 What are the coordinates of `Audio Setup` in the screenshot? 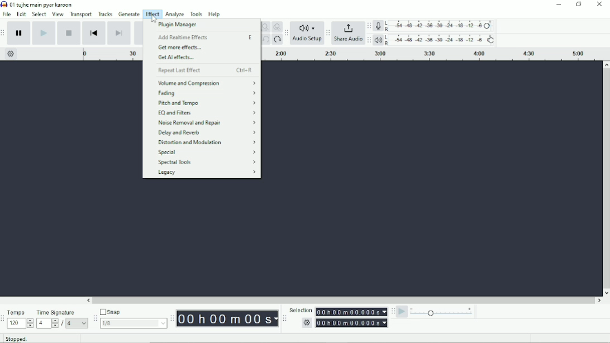 It's located at (308, 34).